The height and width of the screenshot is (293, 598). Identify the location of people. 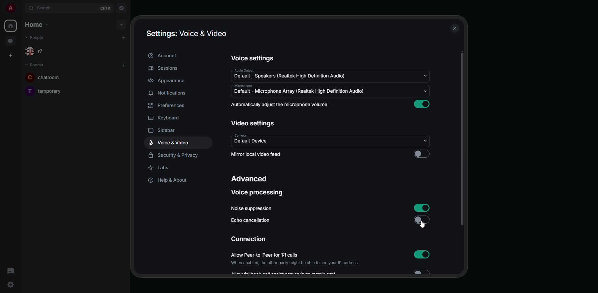
(36, 38).